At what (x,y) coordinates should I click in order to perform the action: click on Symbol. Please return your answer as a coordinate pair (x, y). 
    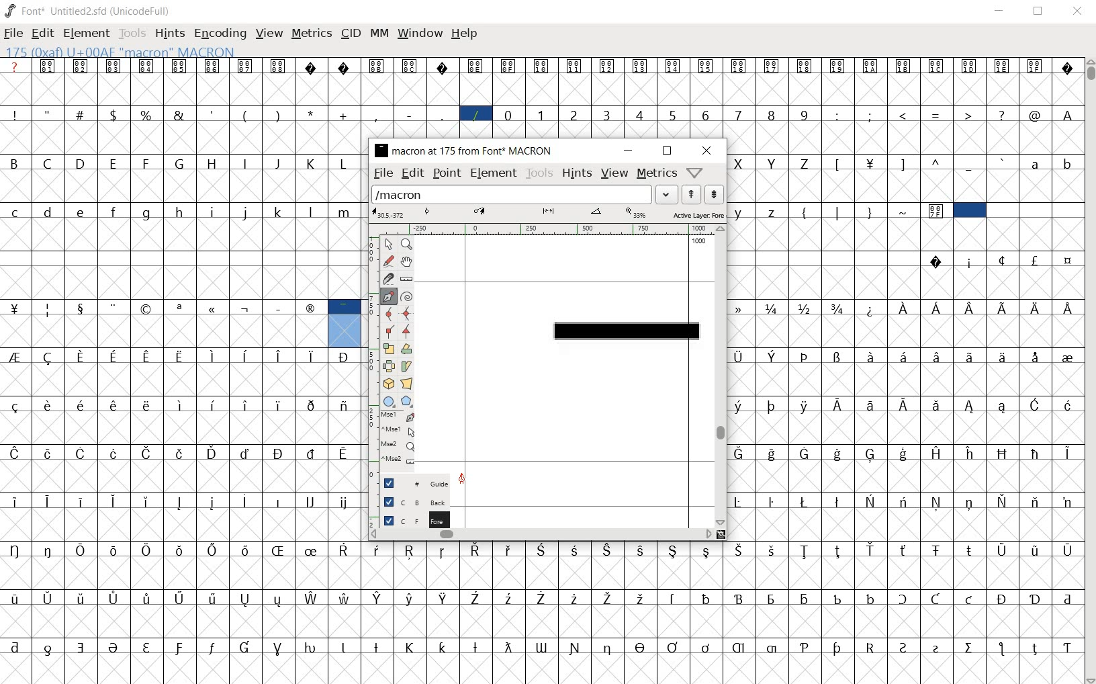
    Looking at the image, I should click on (968, 452).